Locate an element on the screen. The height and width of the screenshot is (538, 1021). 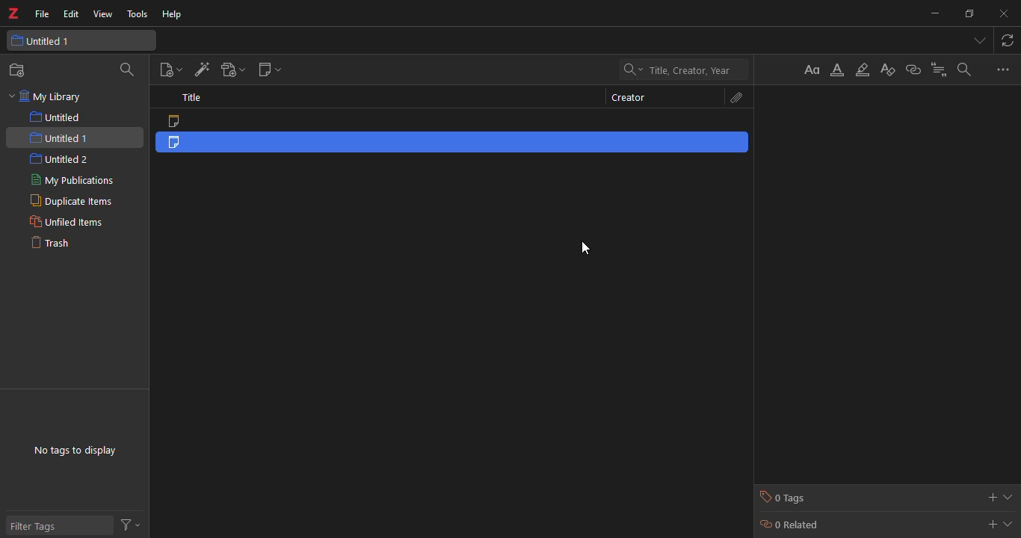
no tags to display is located at coordinates (81, 452).